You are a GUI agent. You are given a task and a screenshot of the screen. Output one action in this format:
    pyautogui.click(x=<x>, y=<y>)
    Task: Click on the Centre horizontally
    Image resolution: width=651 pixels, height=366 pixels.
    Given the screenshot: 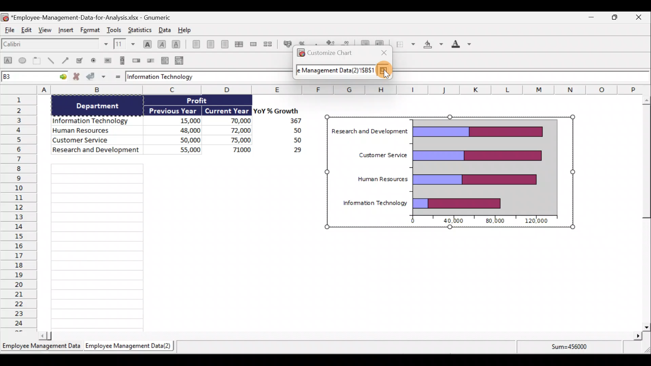 What is the action you would take?
    pyautogui.click(x=212, y=45)
    